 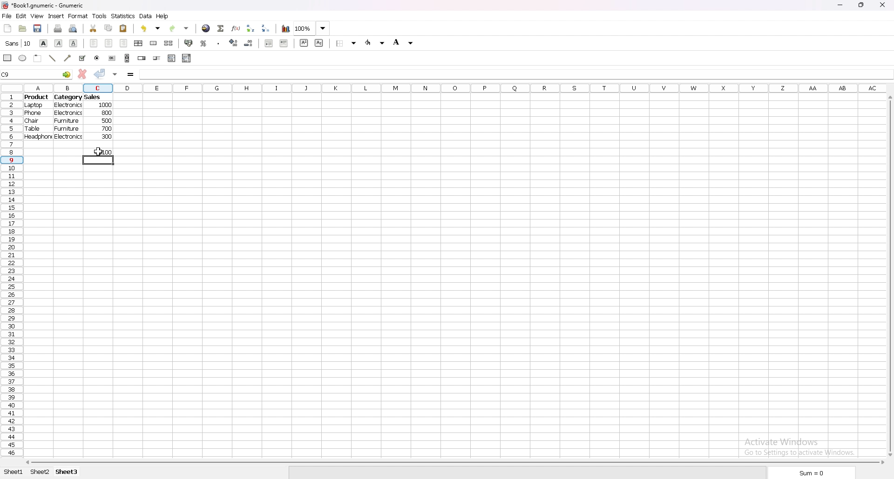 I want to click on rows, so click(x=10, y=275).